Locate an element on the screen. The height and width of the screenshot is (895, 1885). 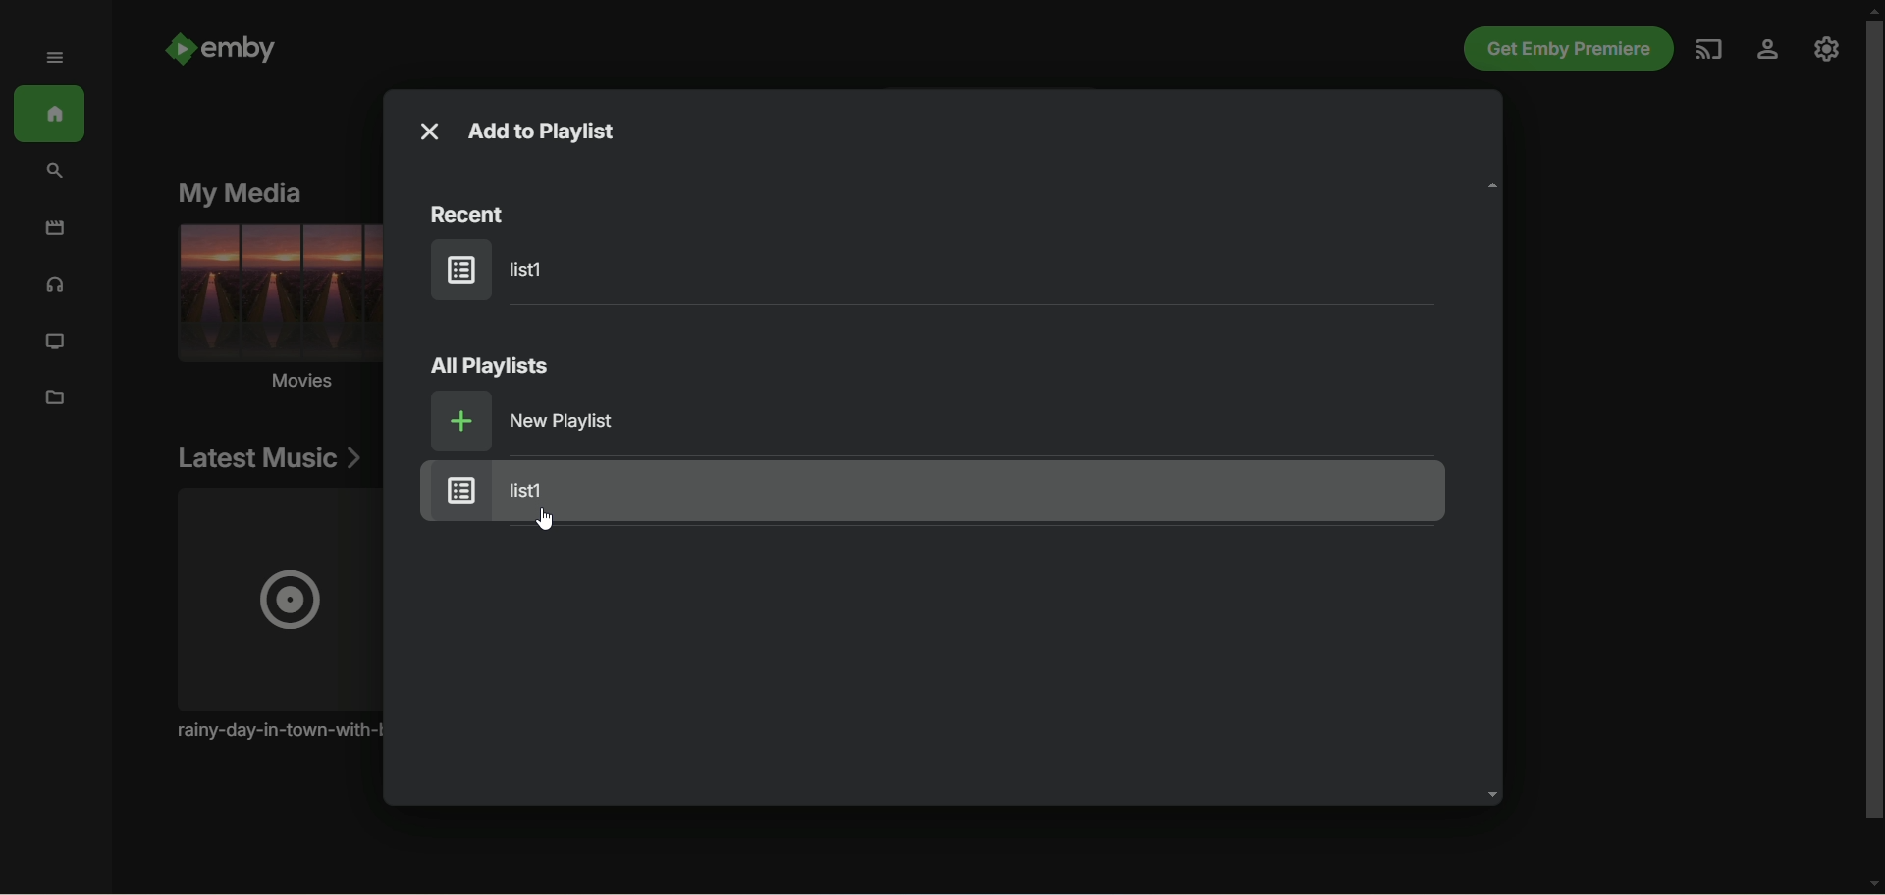
emby is located at coordinates (240, 49).